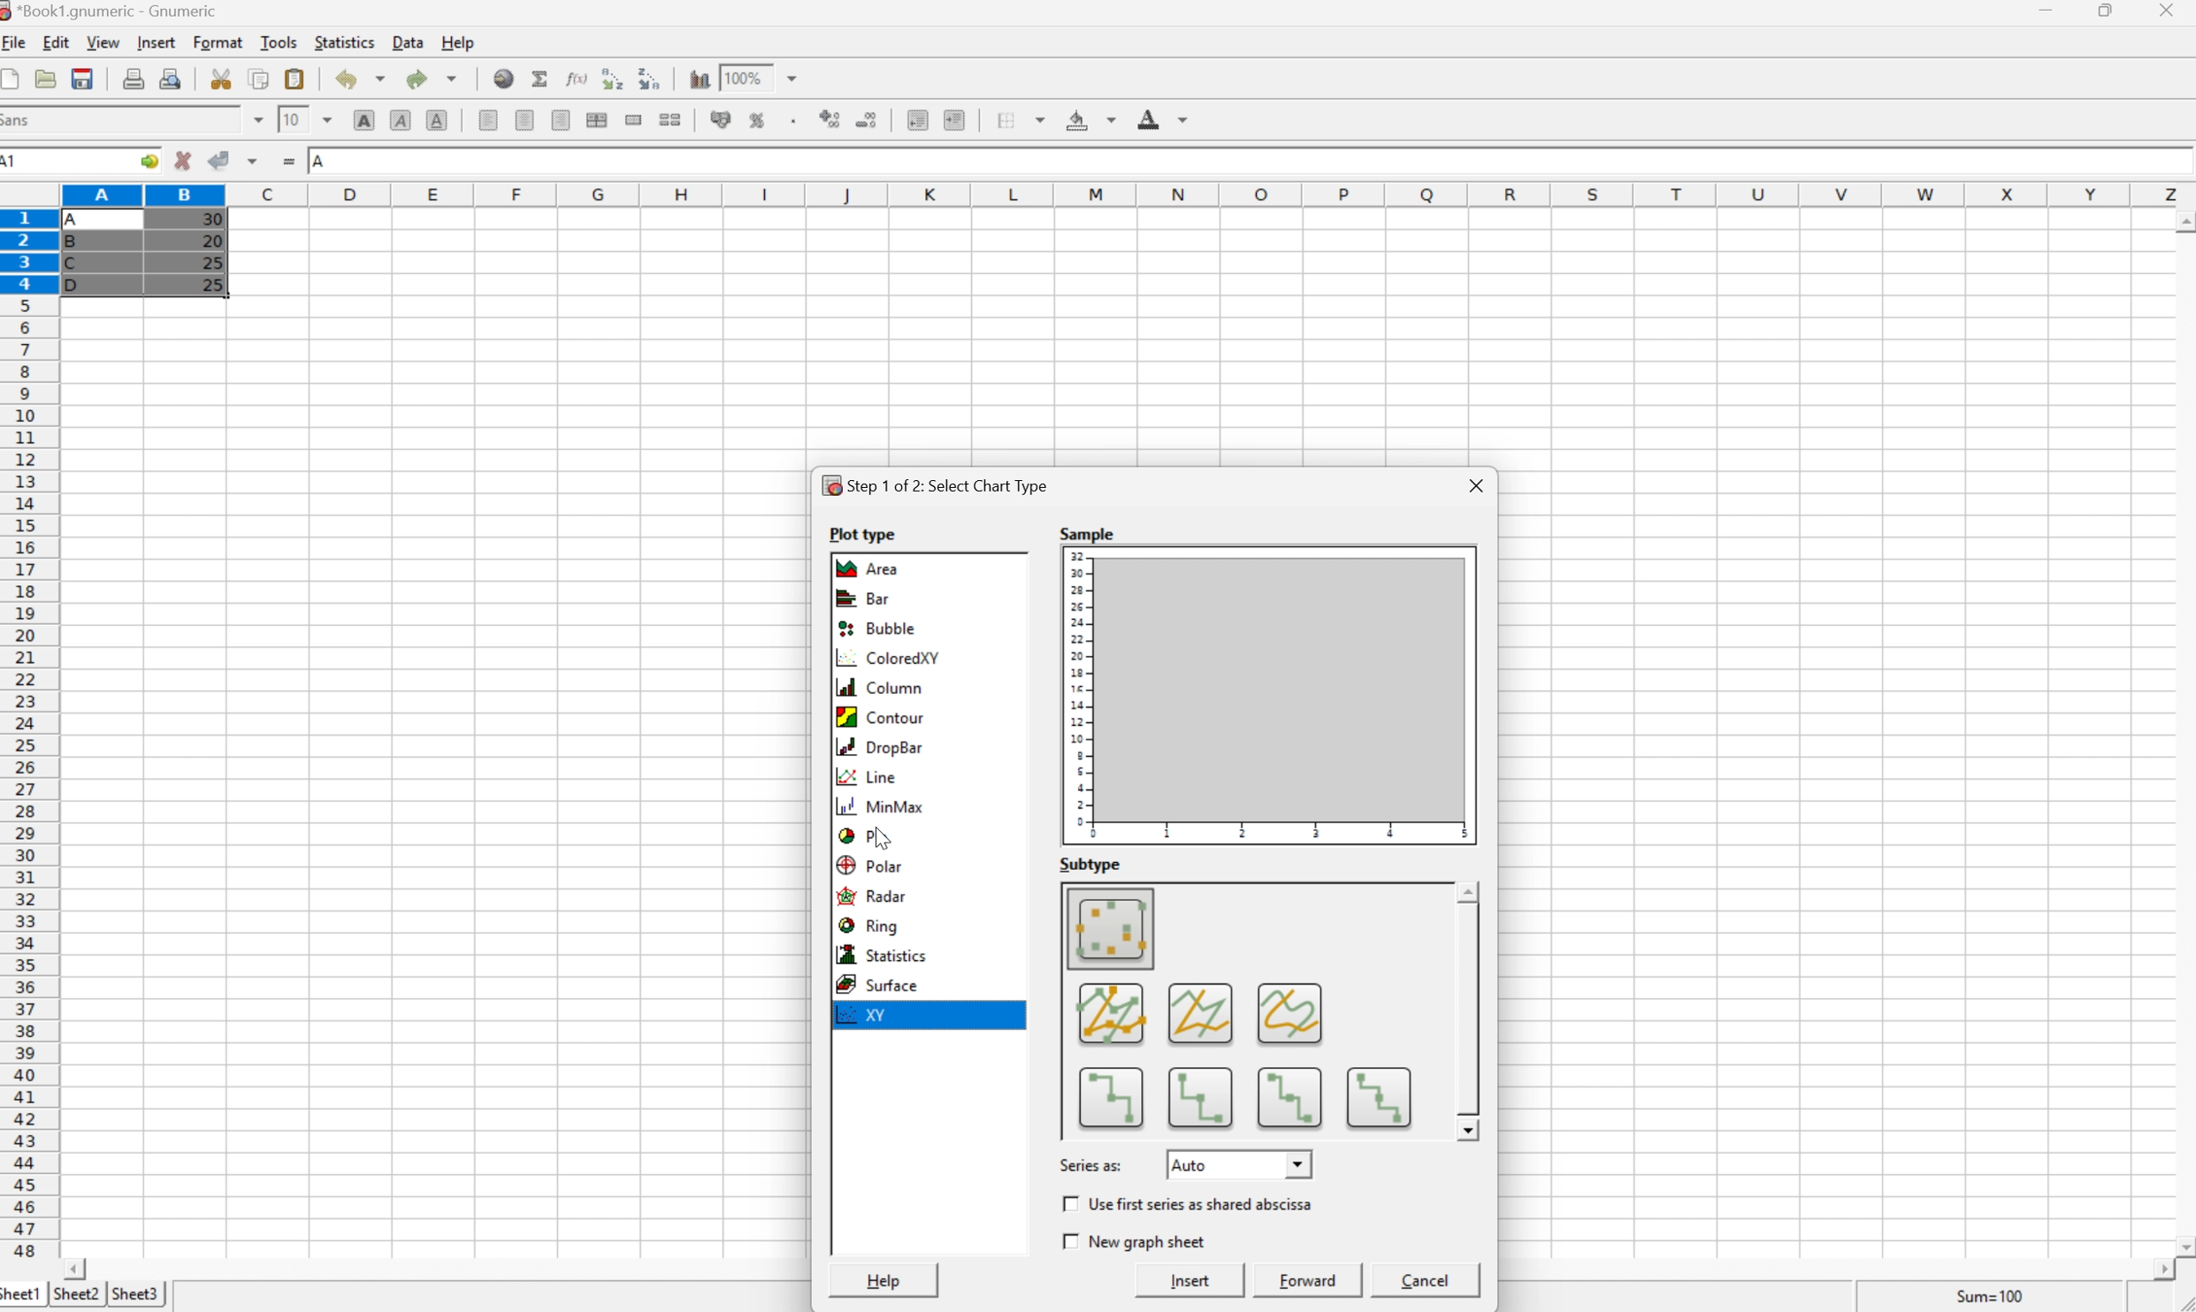 This screenshot has height=1312, width=2196. I want to click on Plot type, so click(861, 534).